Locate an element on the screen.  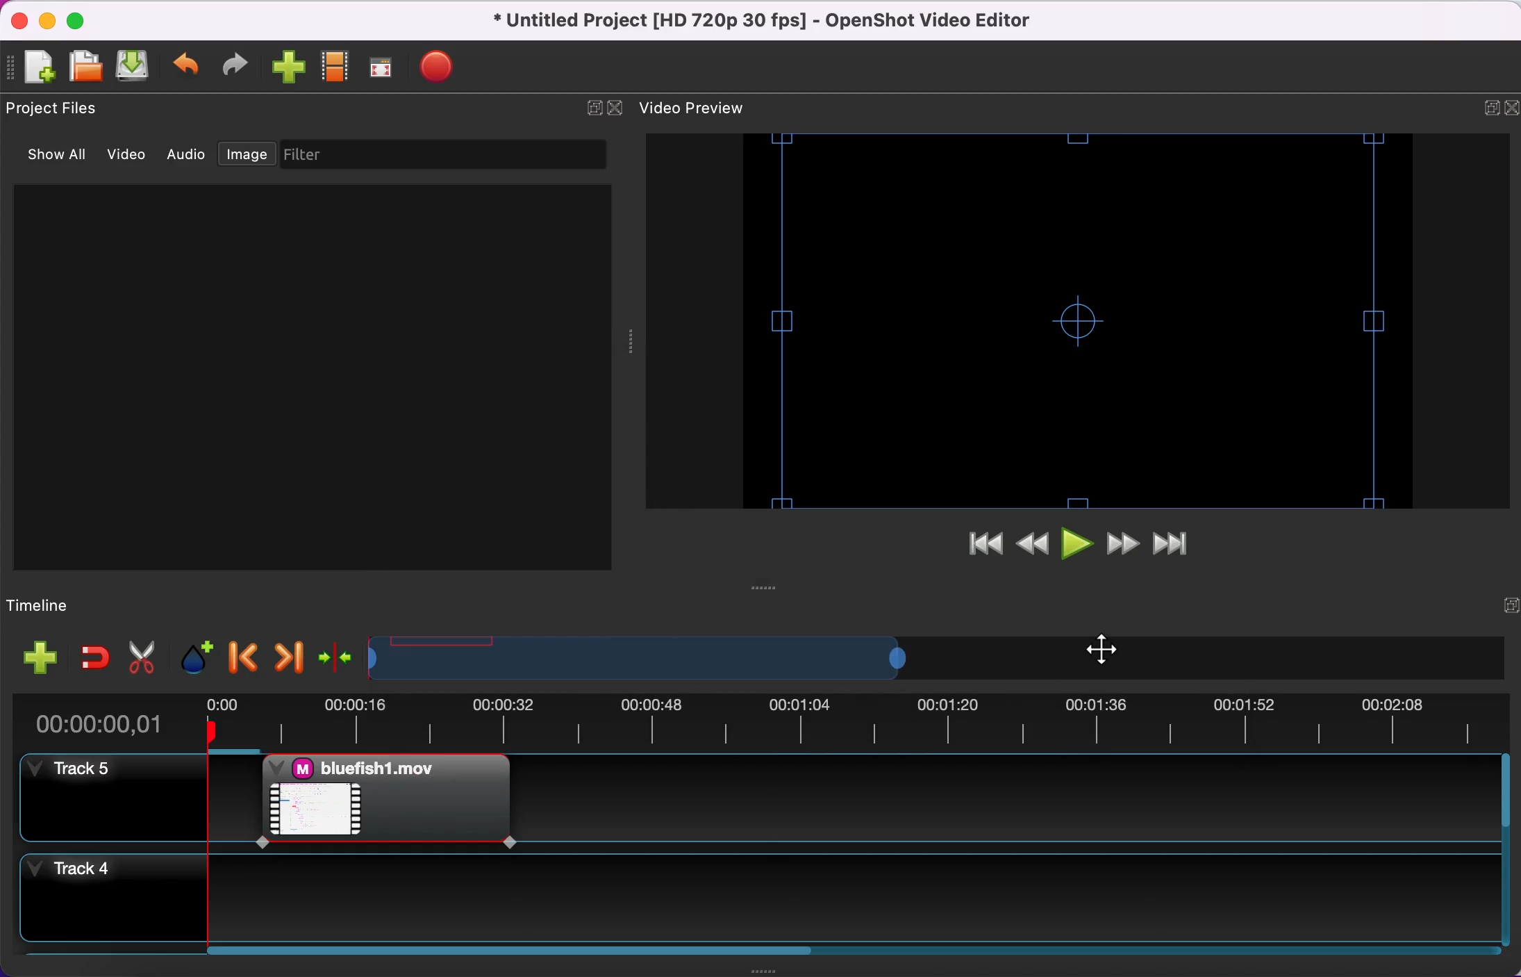
video preview is located at coordinates (1040, 322).